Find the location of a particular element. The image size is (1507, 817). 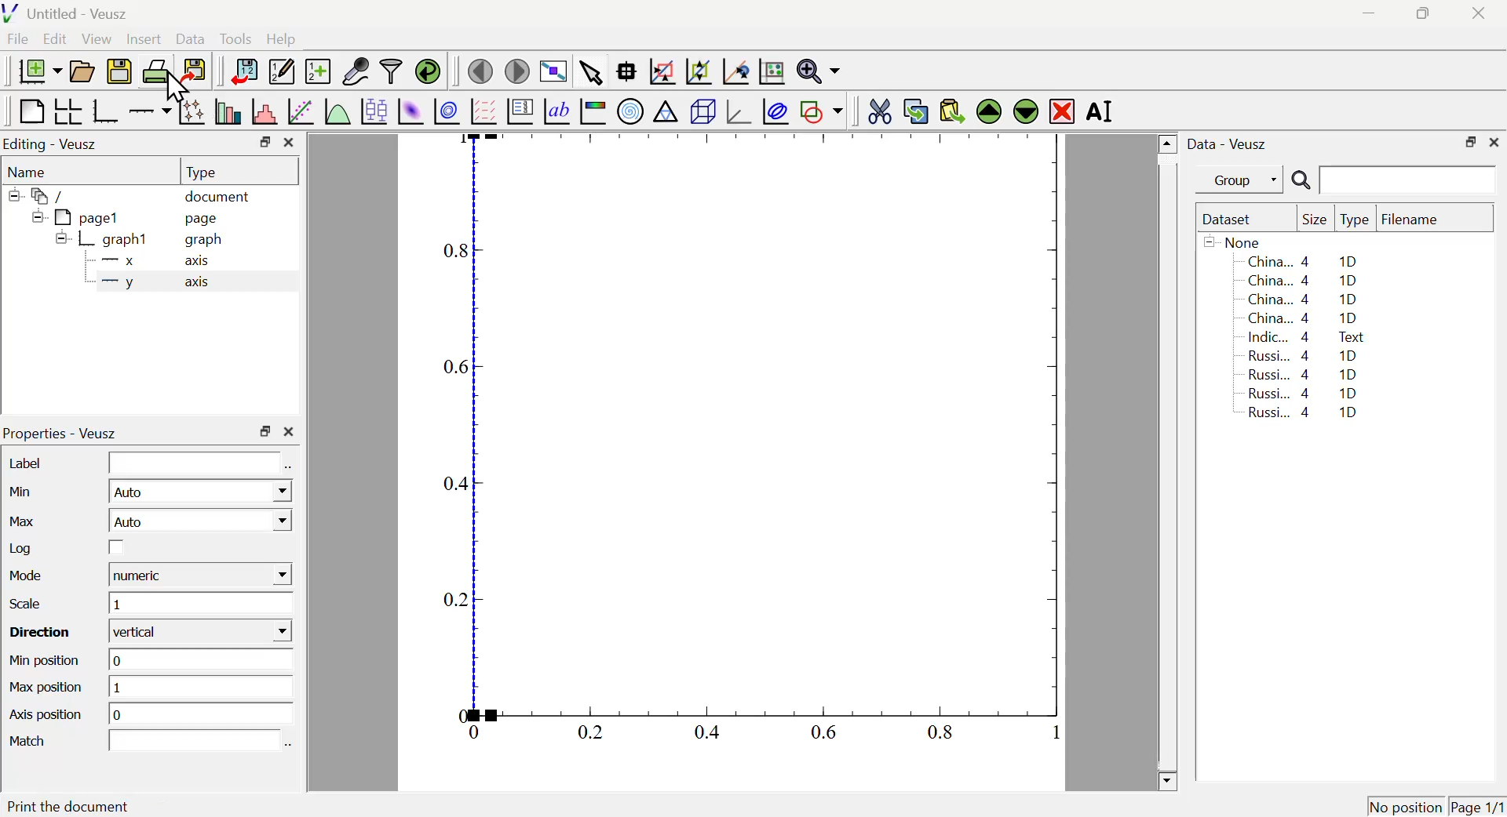

Input is located at coordinates (194, 463).